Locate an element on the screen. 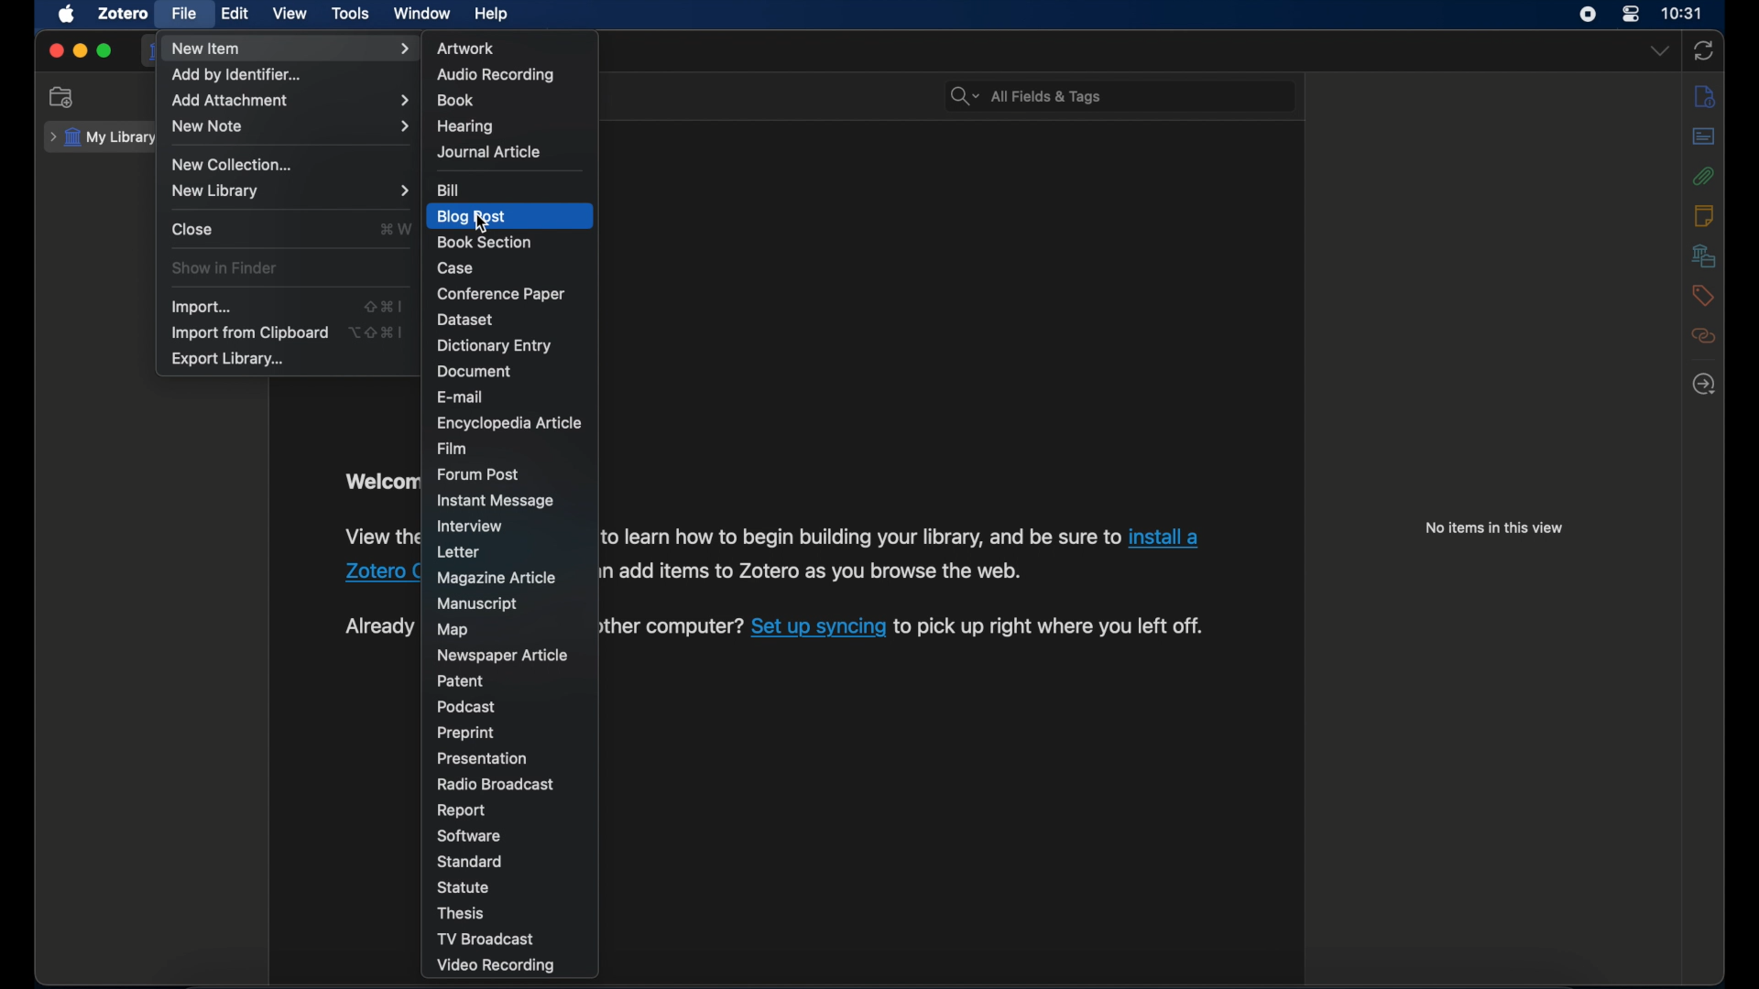  con ference paper is located at coordinates (500, 293).